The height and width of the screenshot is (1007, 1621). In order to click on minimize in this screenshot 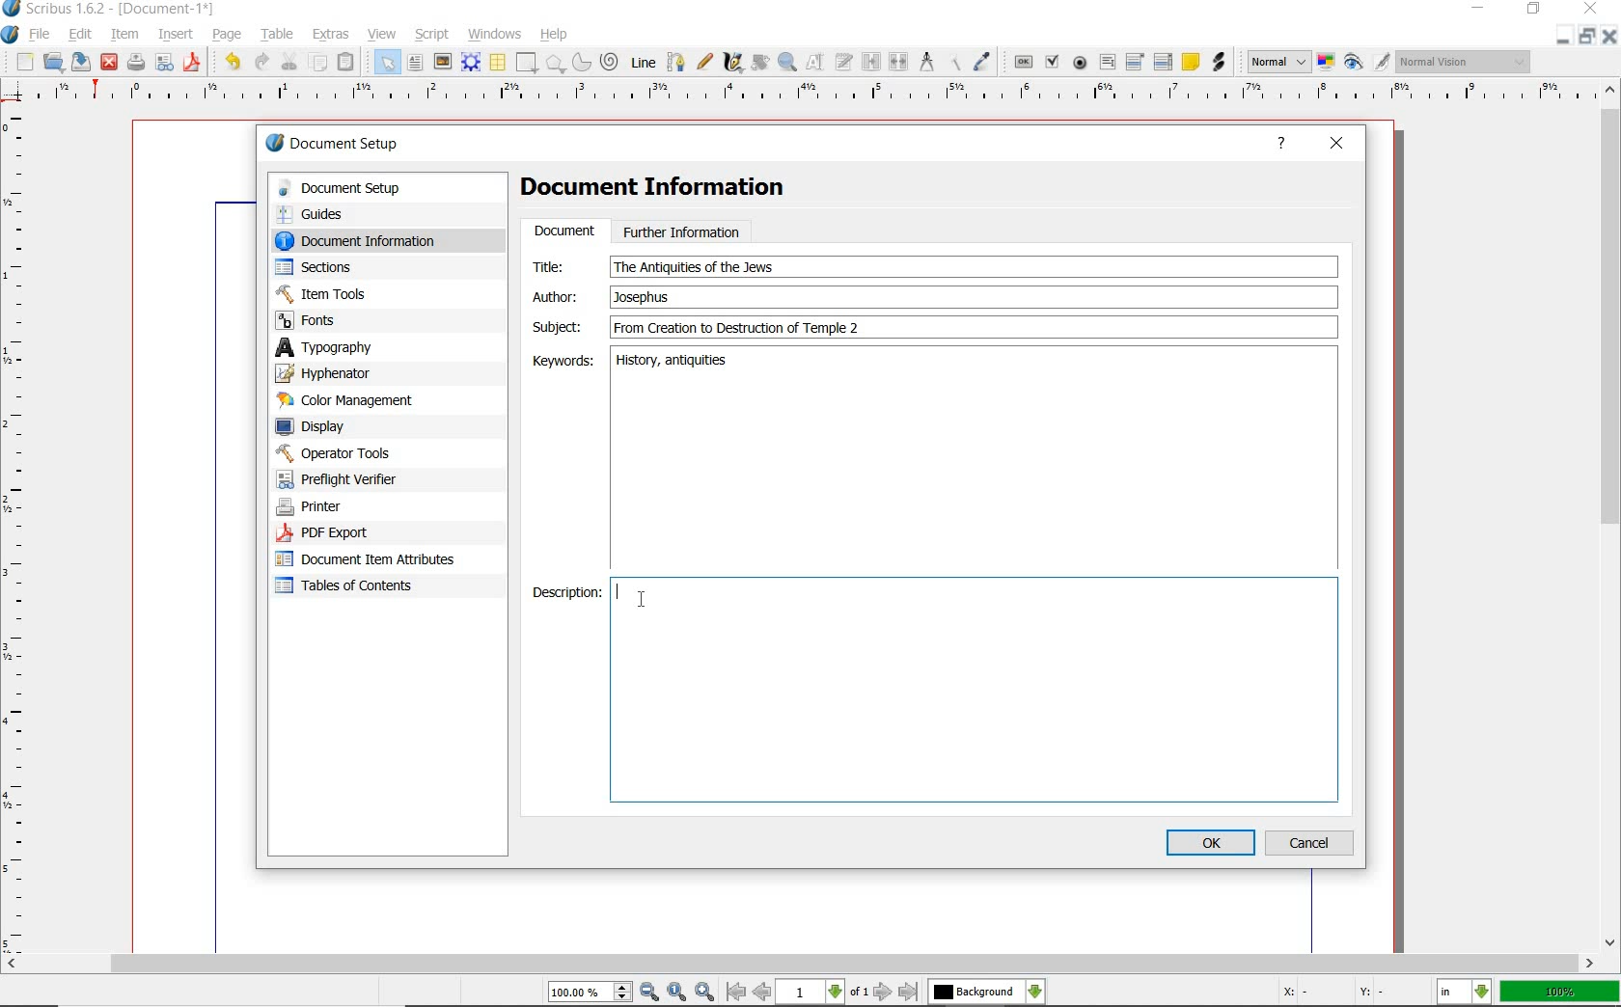, I will do `click(1476, 9)`.